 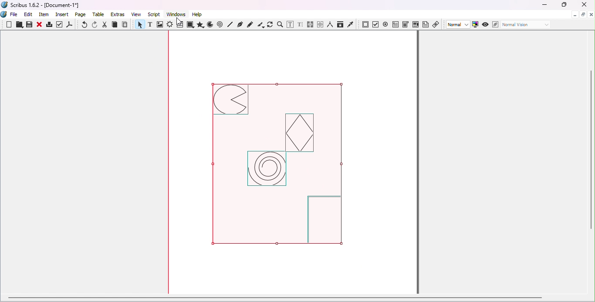 I want to click on Spiral, so click(x=221, y=25).